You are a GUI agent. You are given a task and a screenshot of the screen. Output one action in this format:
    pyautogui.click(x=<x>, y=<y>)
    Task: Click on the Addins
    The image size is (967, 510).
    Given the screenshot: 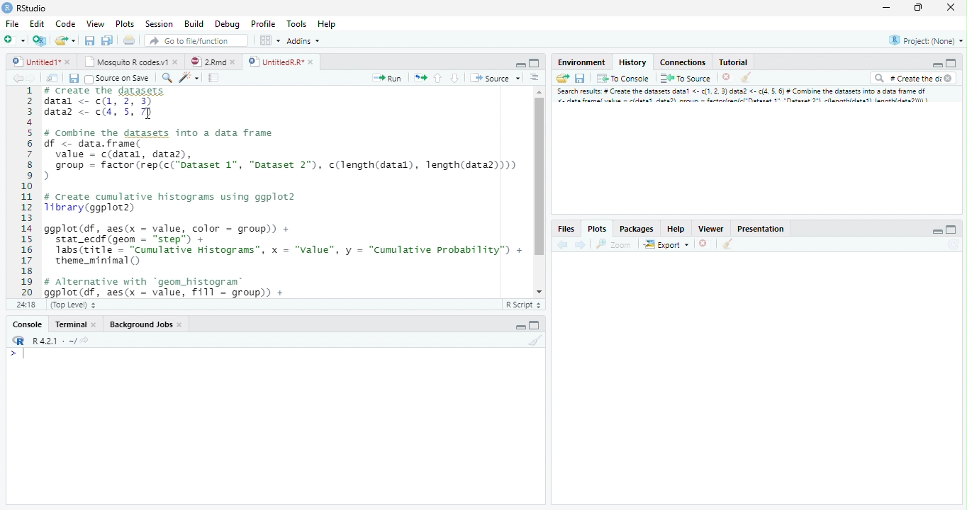 What is the action you would take?
    pyautogui.click(x=304, y=42)
    